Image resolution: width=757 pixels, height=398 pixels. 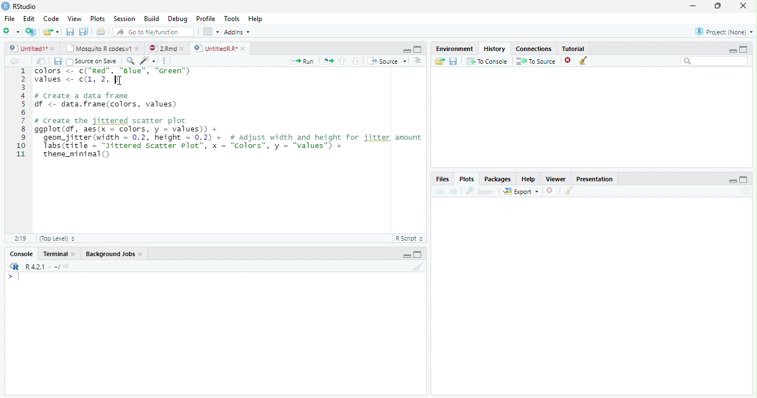 I want to click on Source, so click(x=387, y=61).